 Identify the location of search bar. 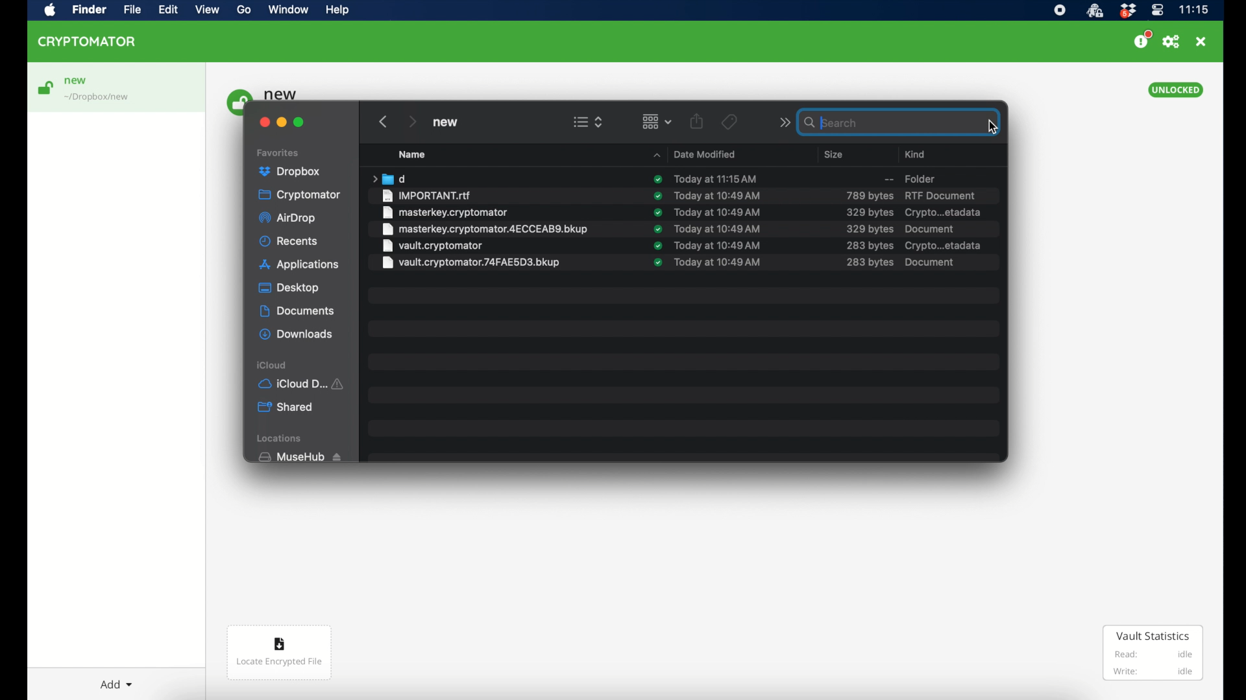
(898, 122).